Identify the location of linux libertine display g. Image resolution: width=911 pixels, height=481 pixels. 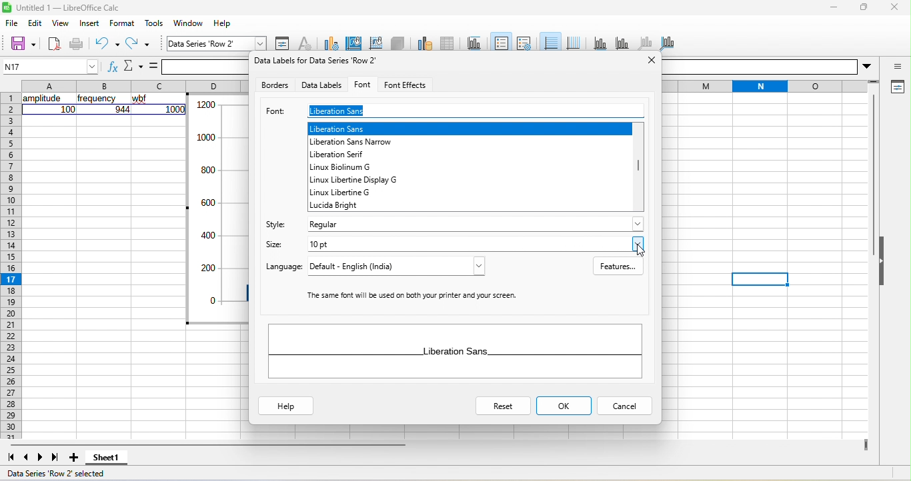
(355, 180).